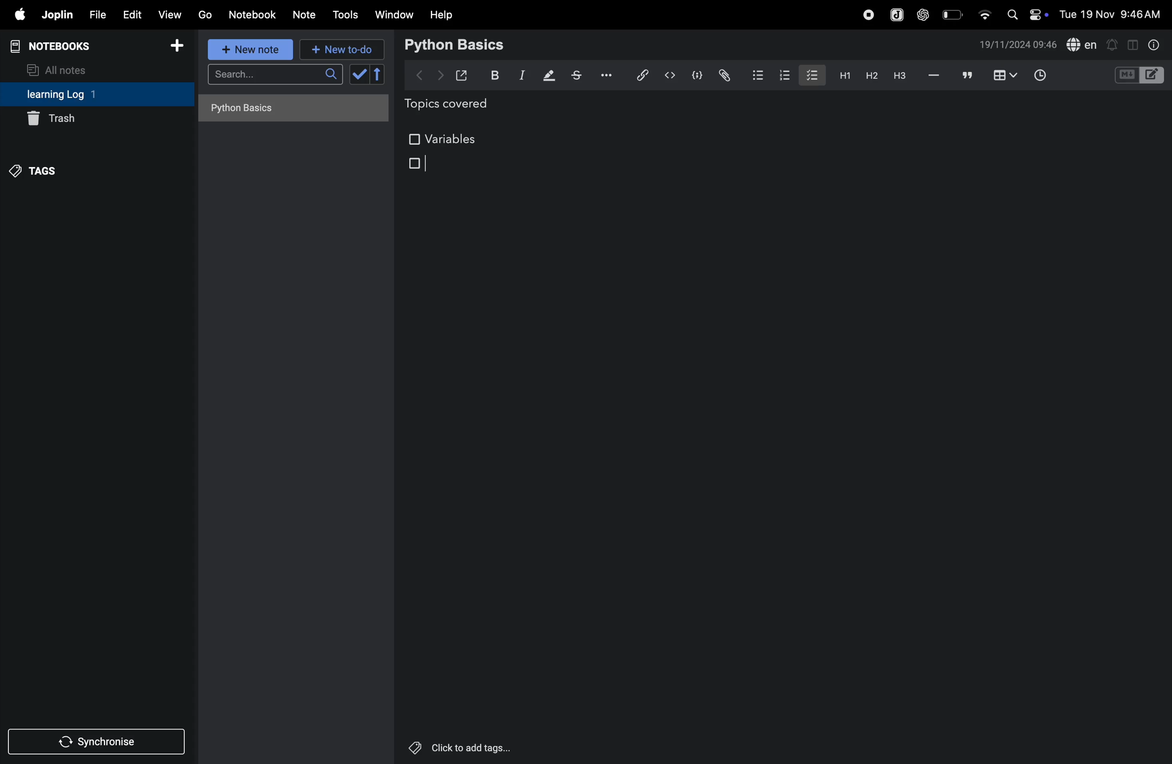  What do you see at coordinates (130, 14) in the screenshot?
I see `edit` at bounding box center [130, 14].